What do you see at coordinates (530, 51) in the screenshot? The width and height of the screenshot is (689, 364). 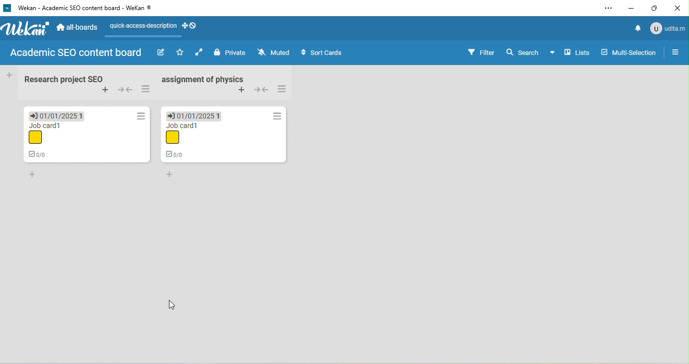 I see `search` at bounding box center [530, 51].